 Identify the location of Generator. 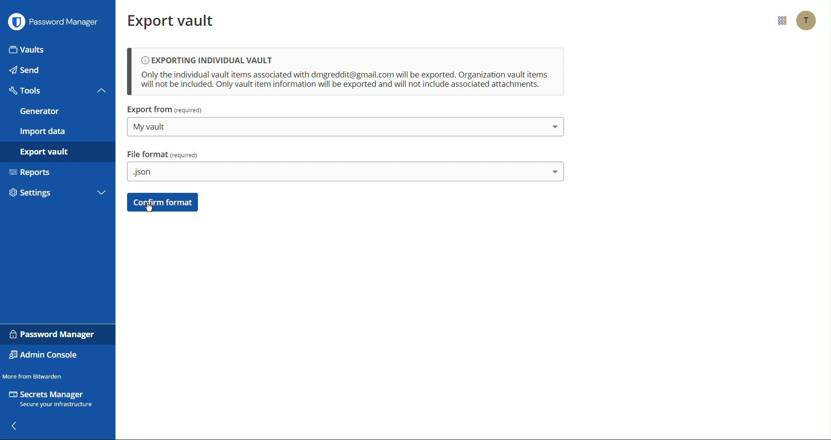
(56, 112).